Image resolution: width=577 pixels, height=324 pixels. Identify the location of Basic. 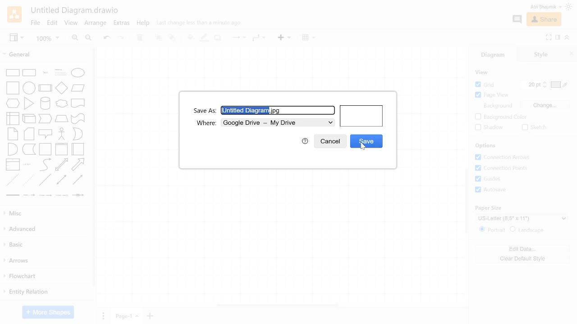
(46, 244).